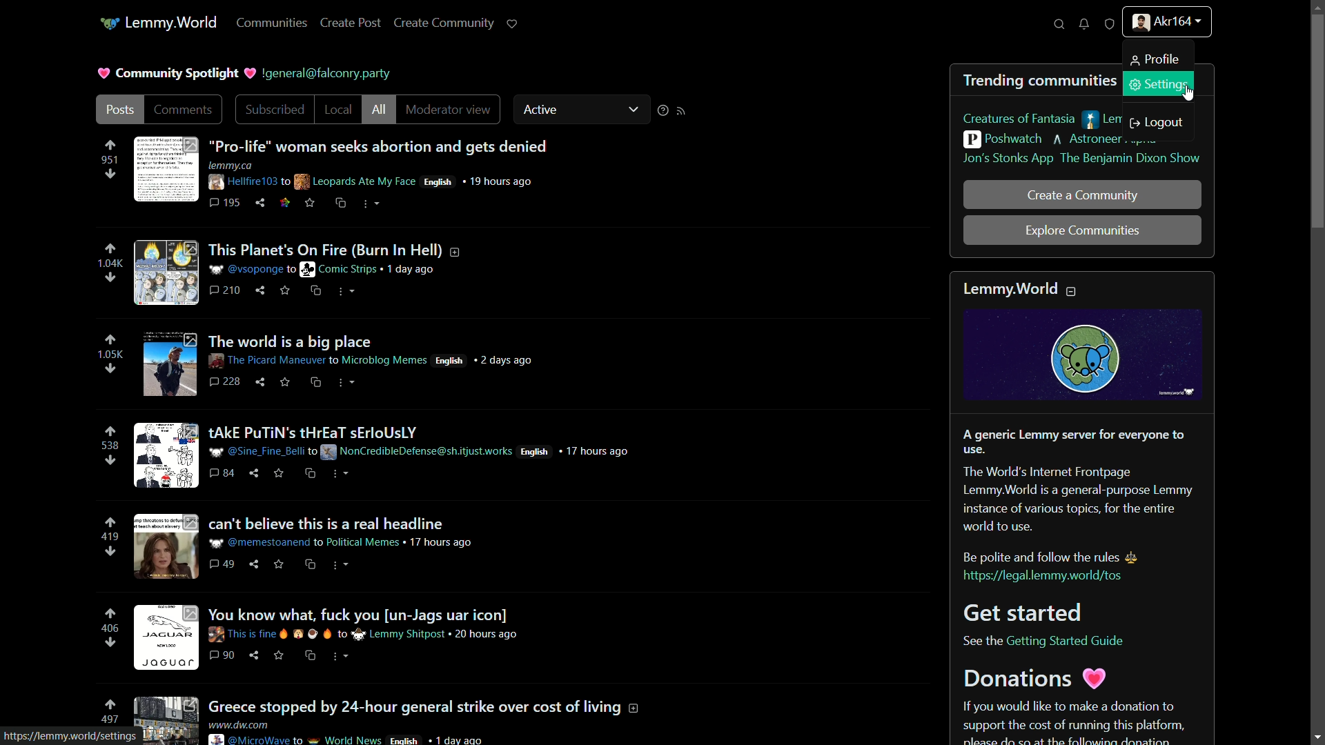 The image size is (1325, 745). I want to click on rss, so click(681, 110).